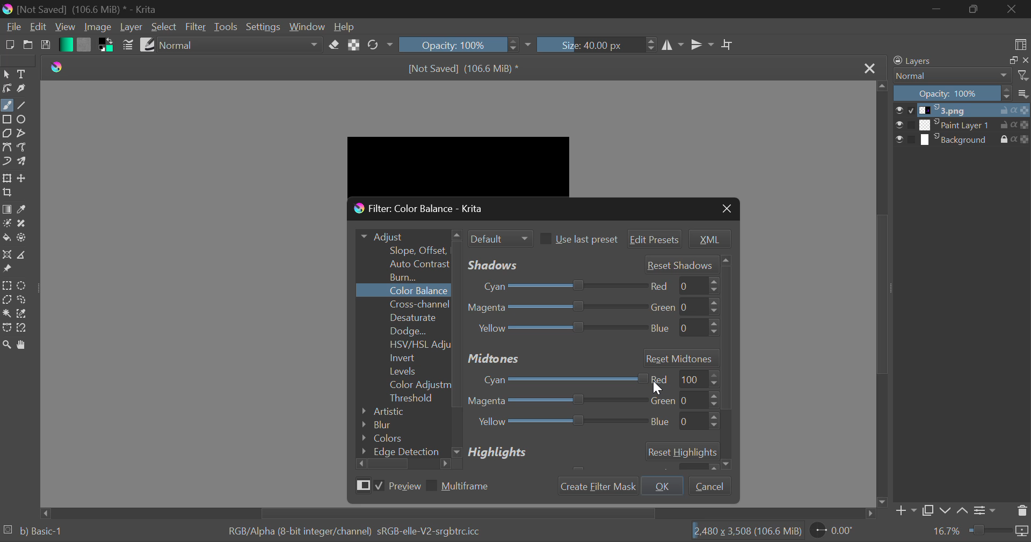 The height and width of the screenshot is (542, 1031). What do you see at coordinates (344, 26) in the screenshot?
I see `Help` at bounding box center [344, 26].